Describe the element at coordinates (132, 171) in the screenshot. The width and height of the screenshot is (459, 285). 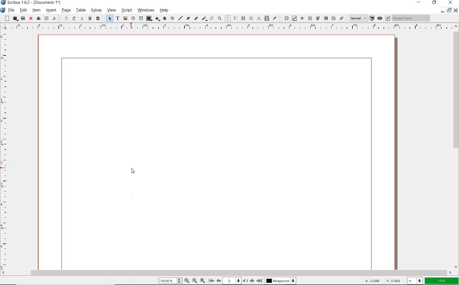
I see `cursor` at that location.